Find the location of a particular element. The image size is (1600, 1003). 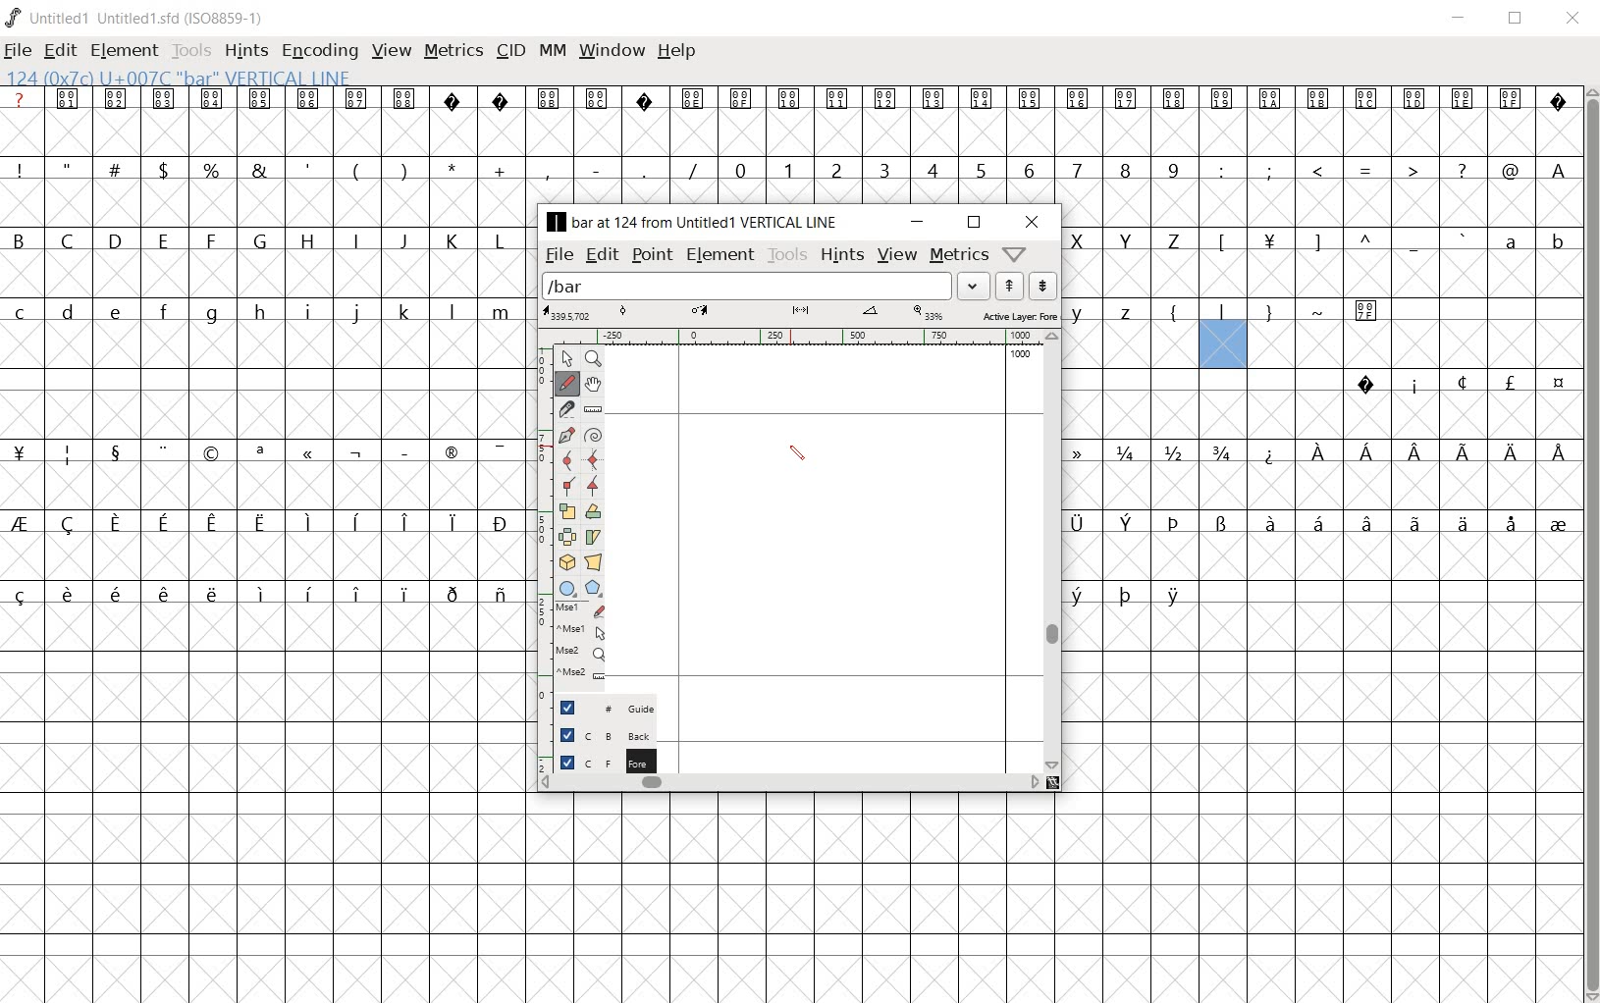

hints is located at coordinates (246, 51).